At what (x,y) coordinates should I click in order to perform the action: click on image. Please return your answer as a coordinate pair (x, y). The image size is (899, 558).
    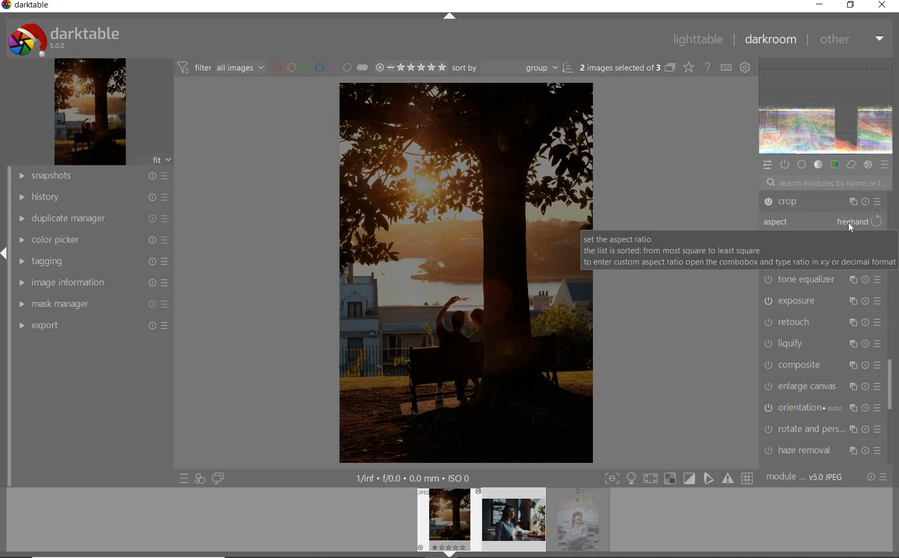
    Looking at the image, I should click on (89, 113).